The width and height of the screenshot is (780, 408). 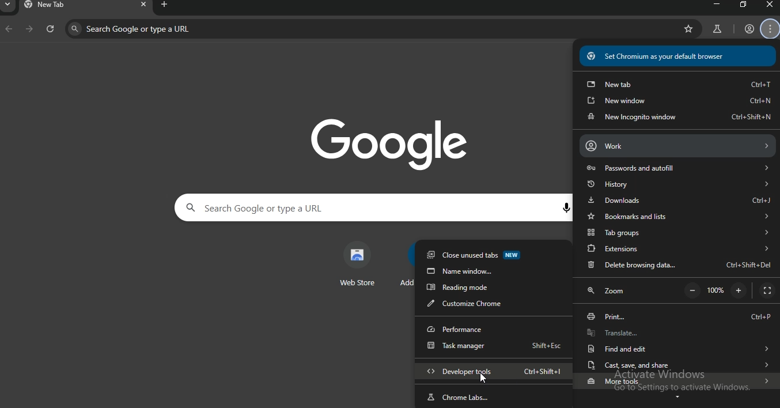 What do you see at coordinates (676, 366) in the screenshot?
I see `cast save and share` at bounding box center [676, 366].